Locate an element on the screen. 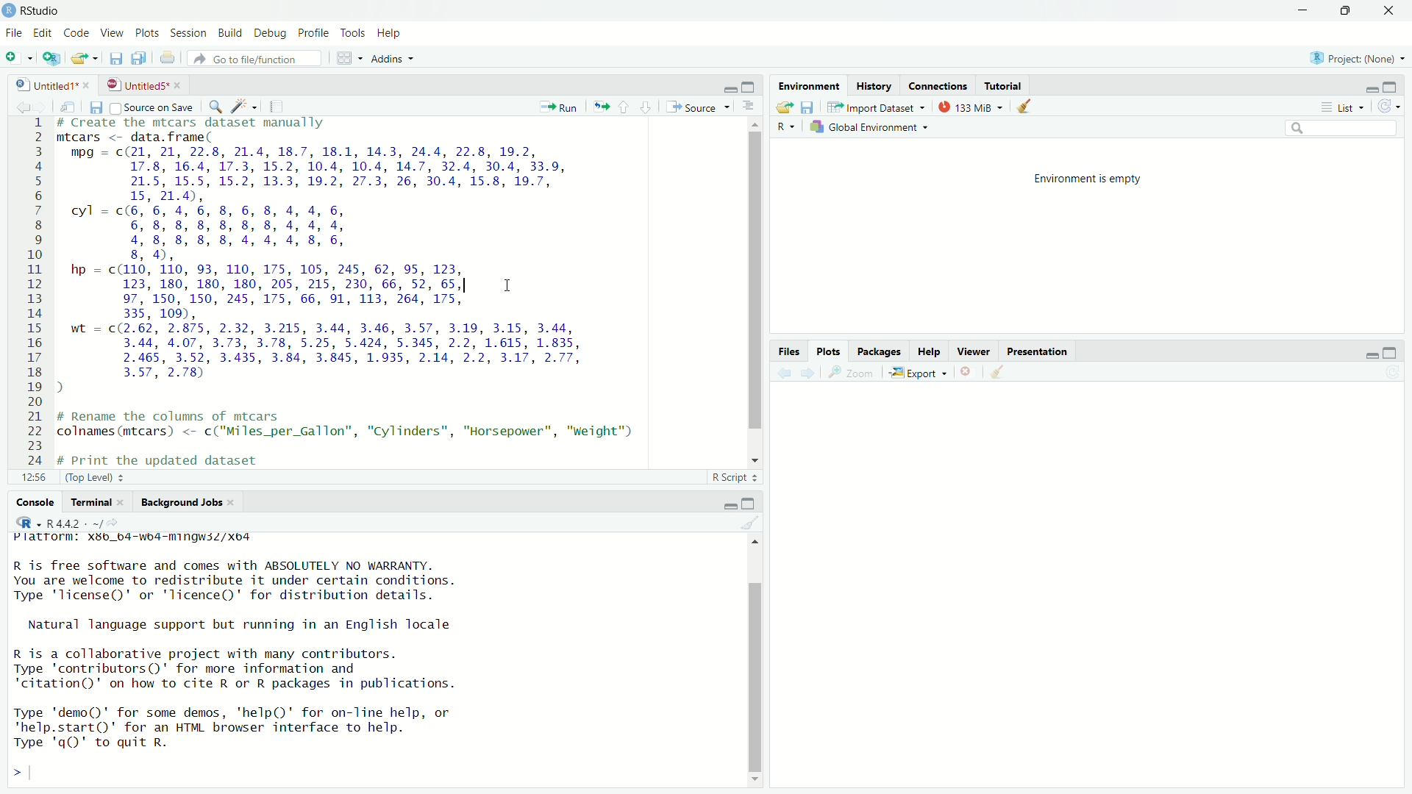 The width and height of the screenshot is (1412, 794). copy is located at coordinates (140, 58).